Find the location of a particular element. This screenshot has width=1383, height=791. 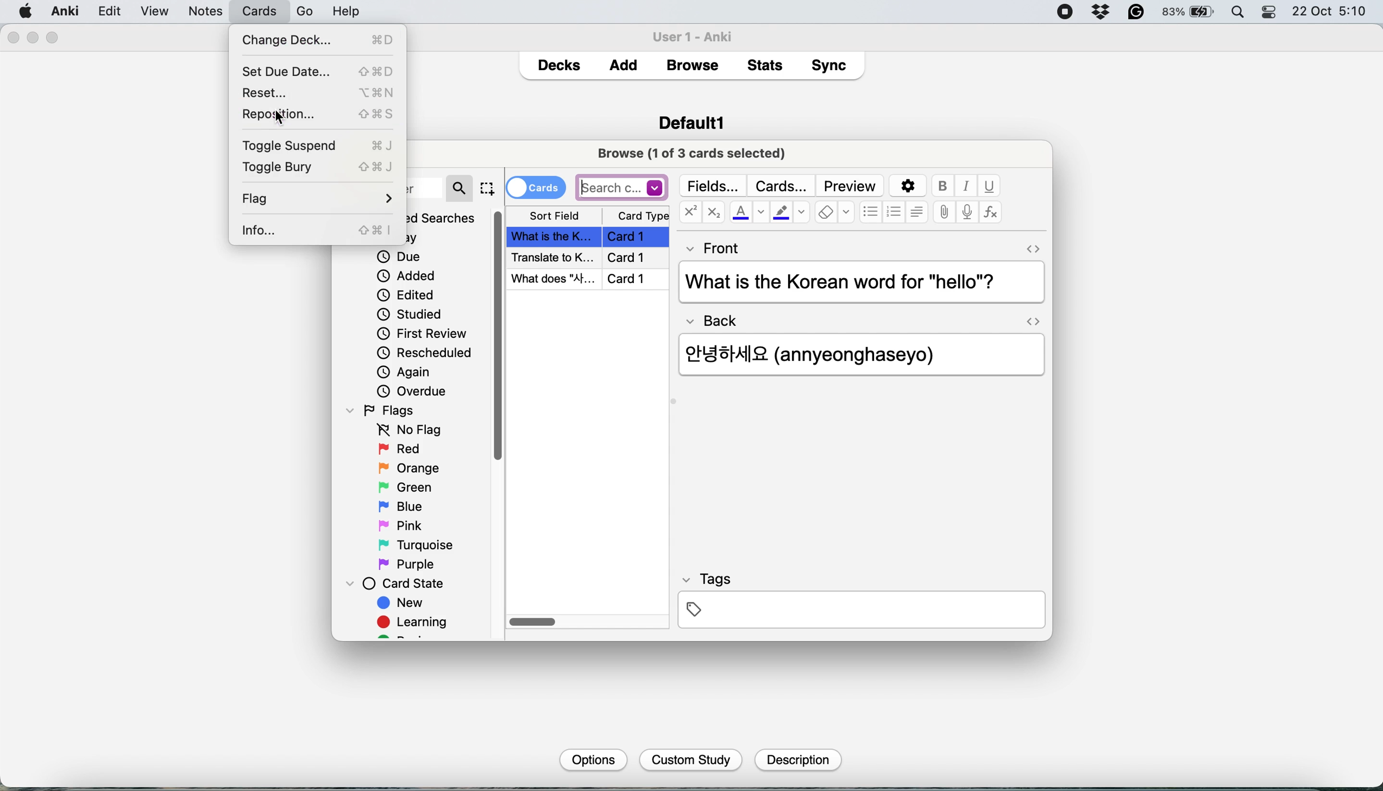

italic is located at coordinates (967, 186).